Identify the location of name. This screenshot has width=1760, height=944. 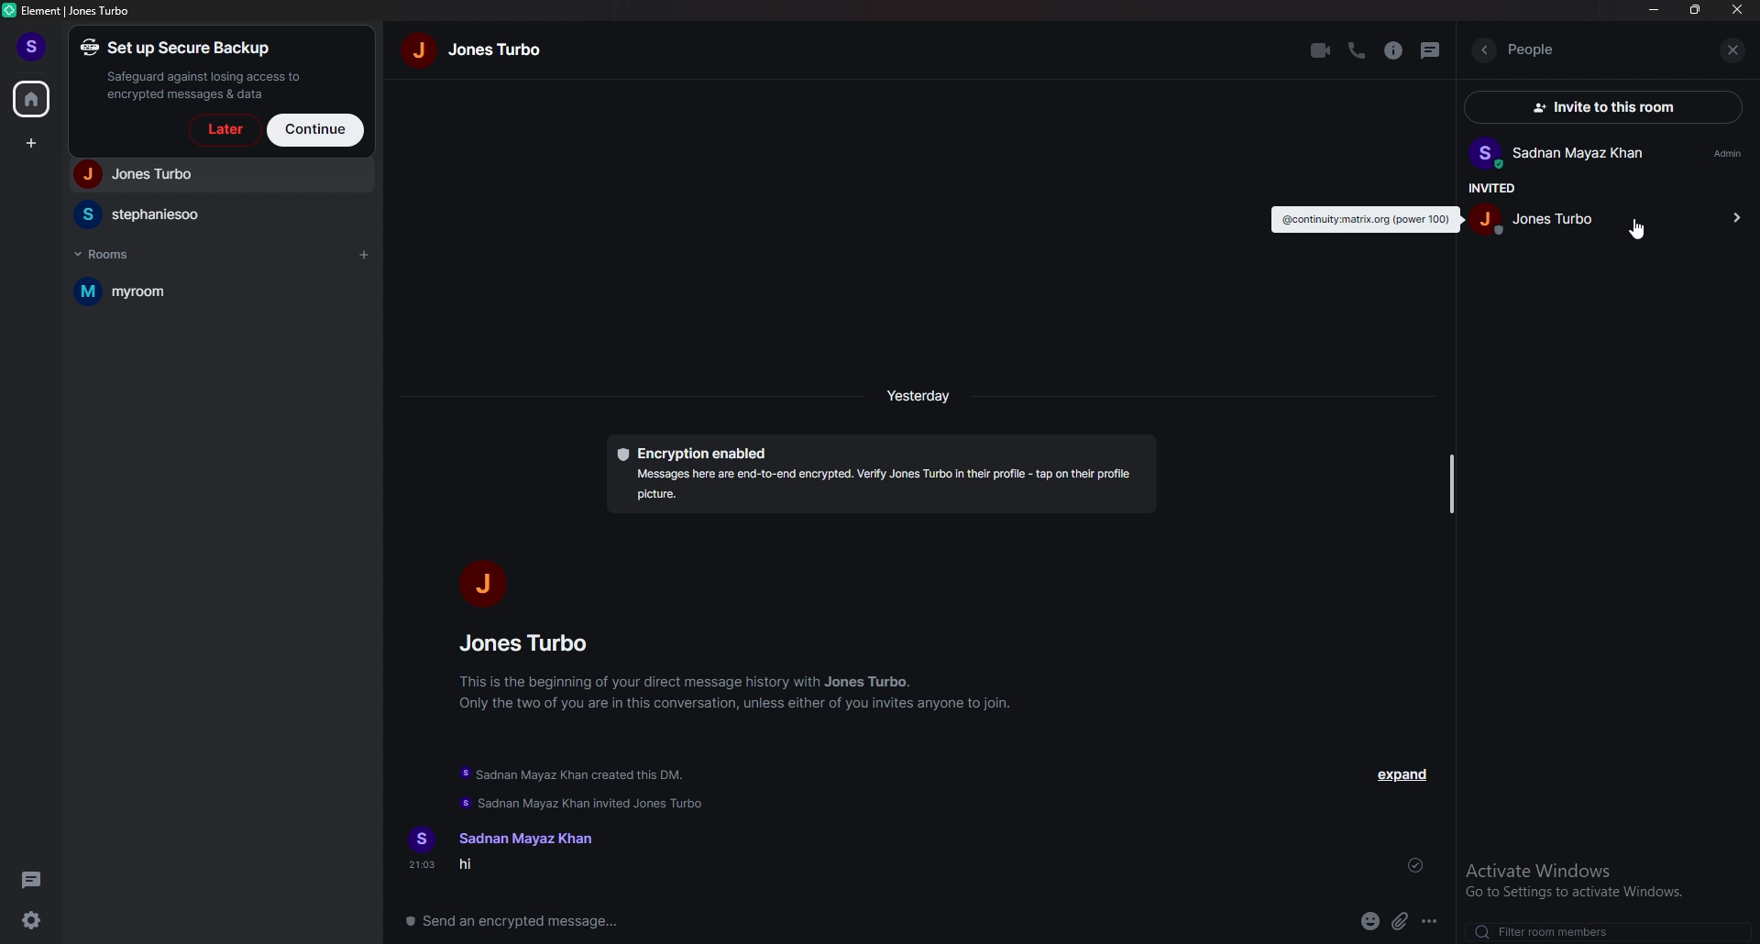
(477, 49).